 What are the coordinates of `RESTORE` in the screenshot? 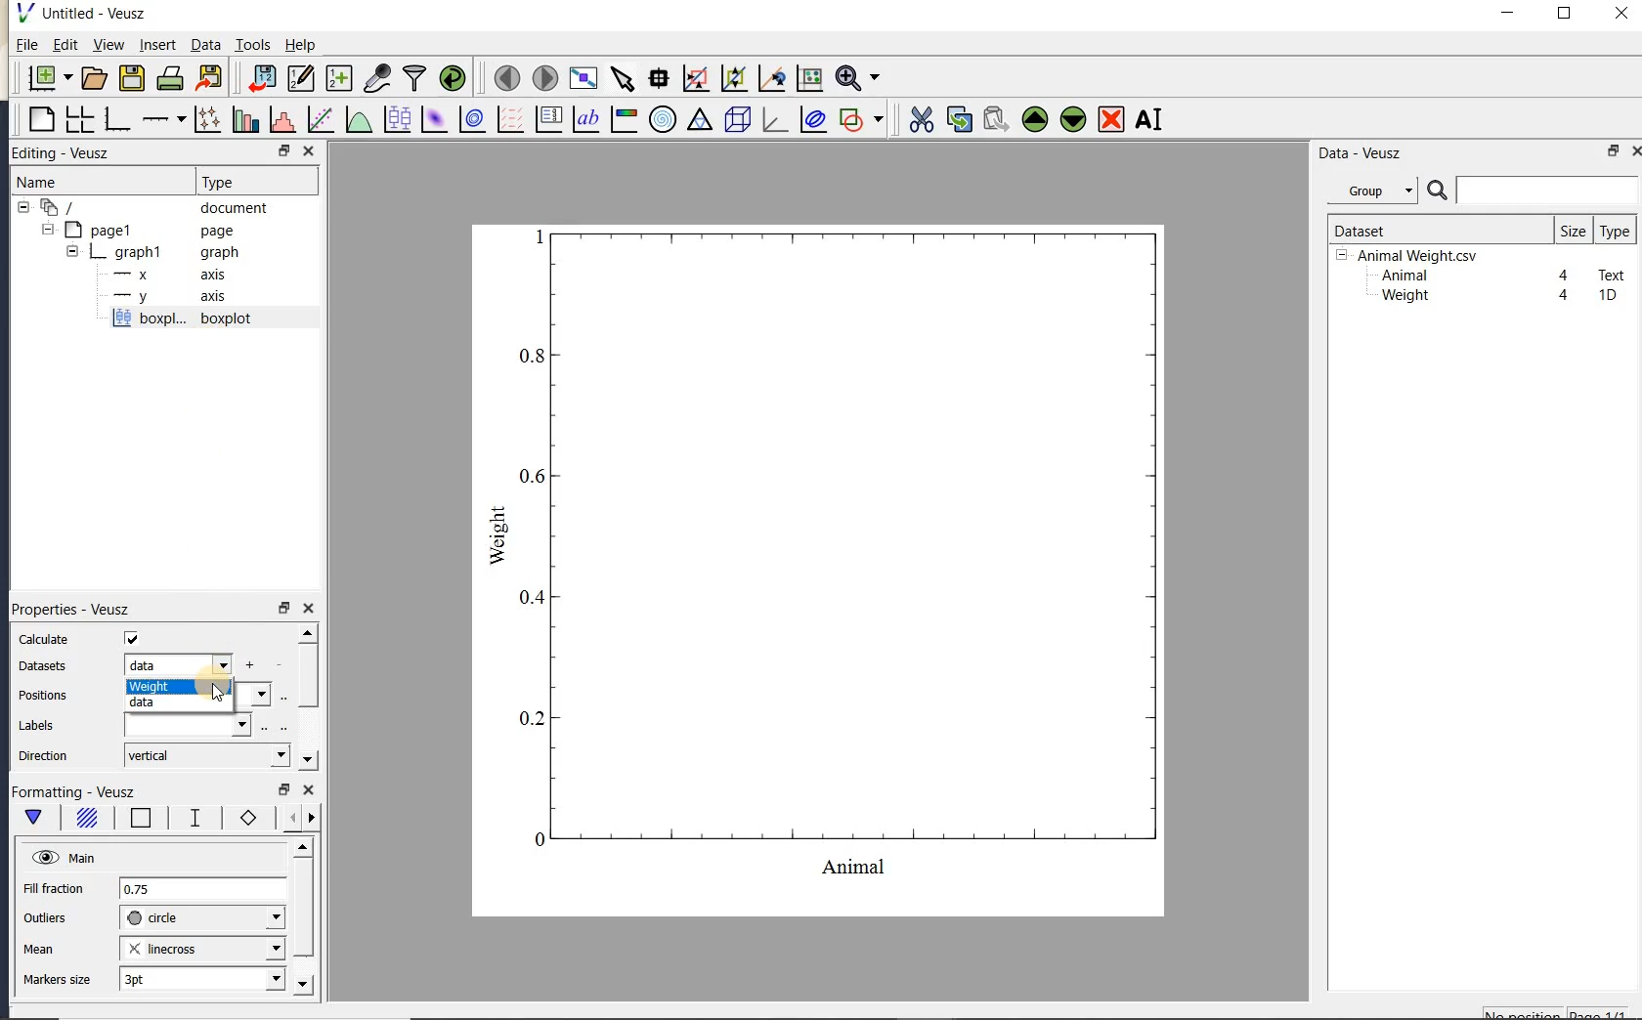 It's located at (281, 148).